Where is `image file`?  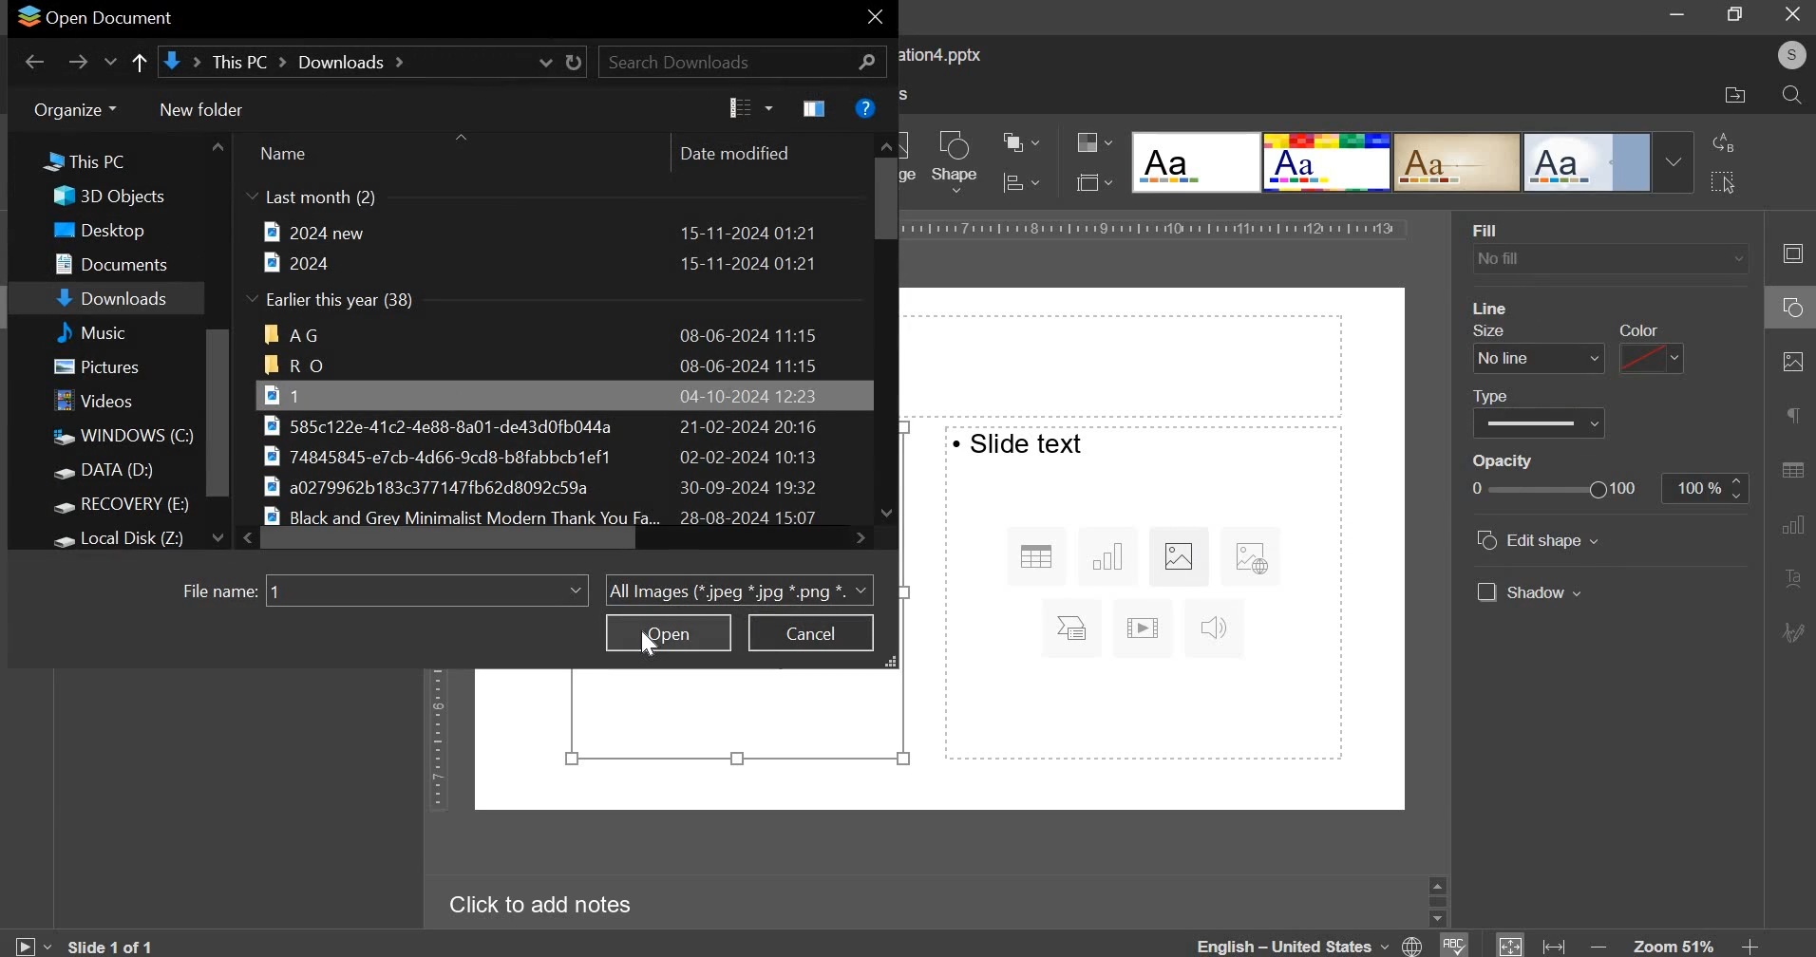
image file is located at coordinates (554, 488).